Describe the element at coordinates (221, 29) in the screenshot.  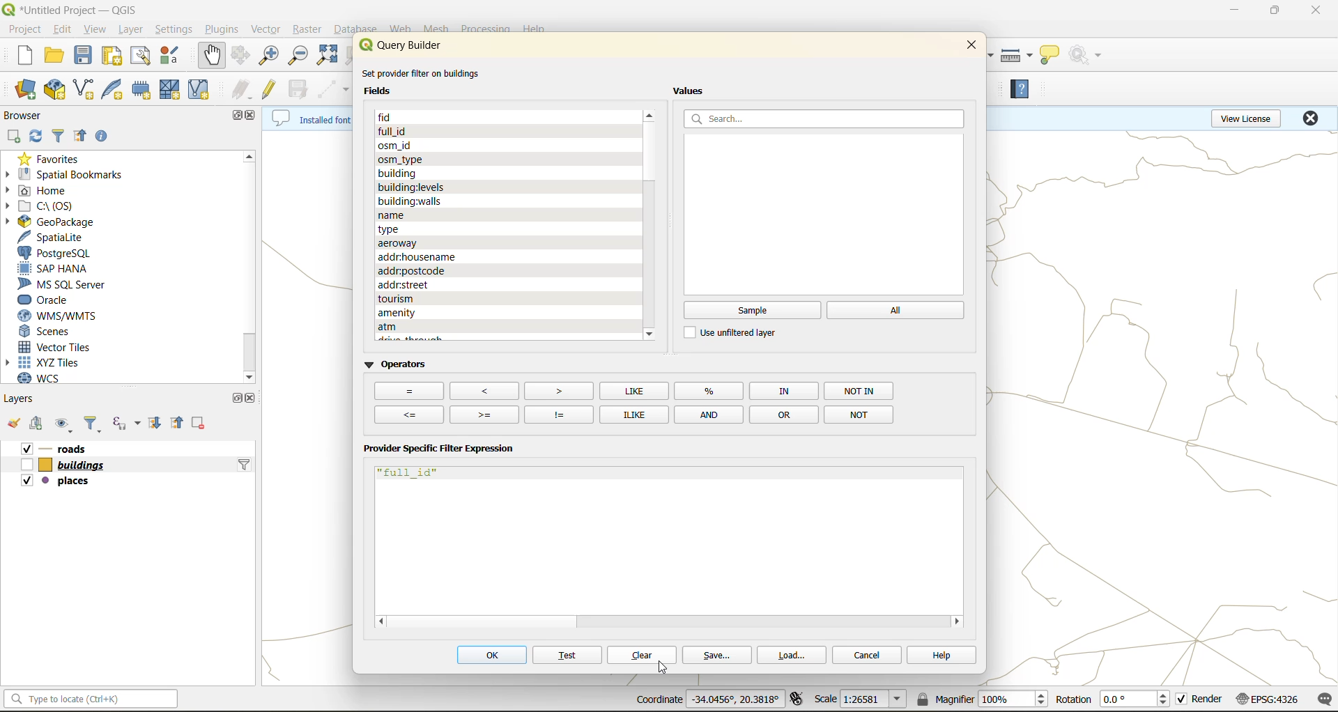
I see `plugins` at that location.